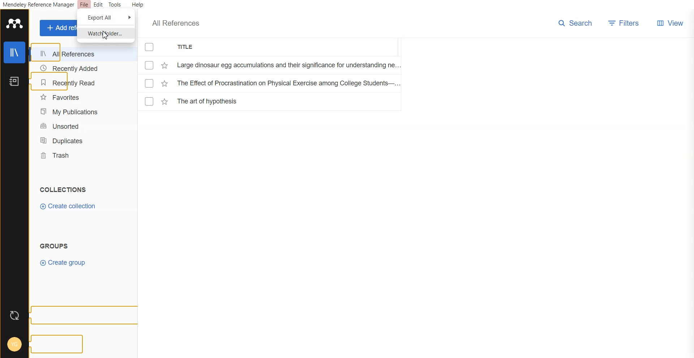  What do you see at coordinates (626, 23) in the screenshot?
I see `Filters` at bounding box center [626, 23].